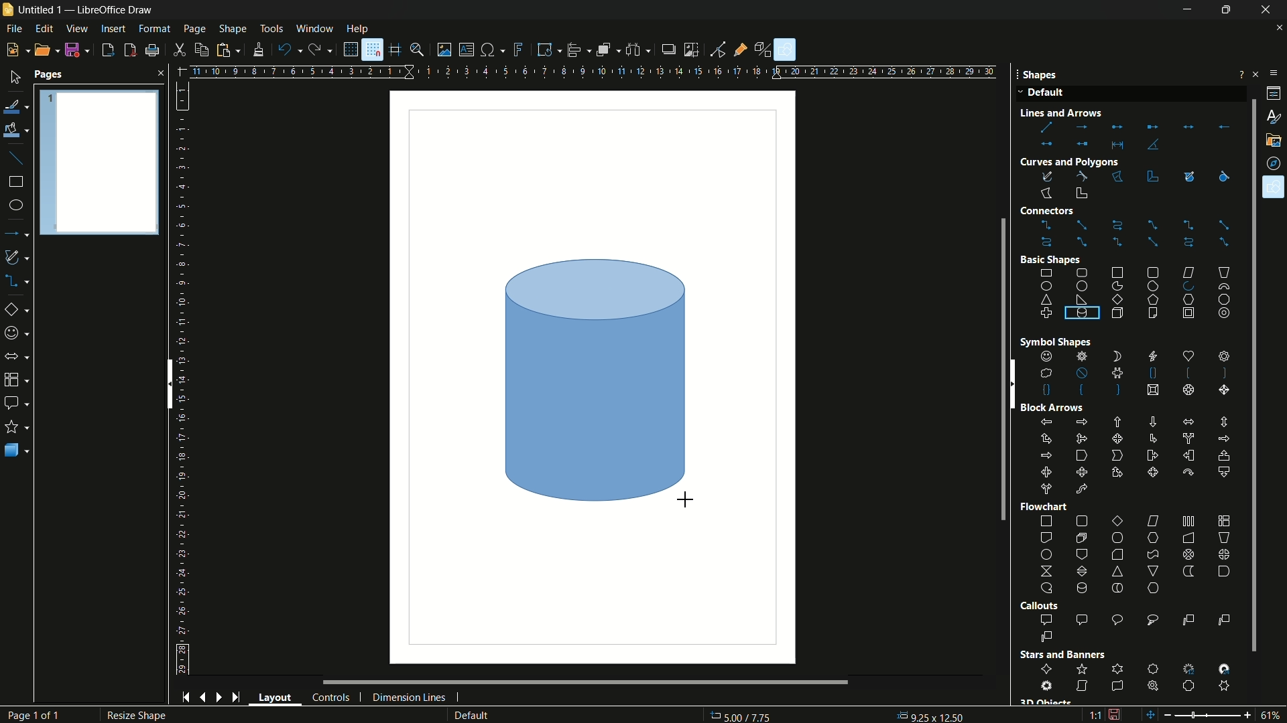 The image size is (1287, 723). I want to click on close document, so click(1279, 29).